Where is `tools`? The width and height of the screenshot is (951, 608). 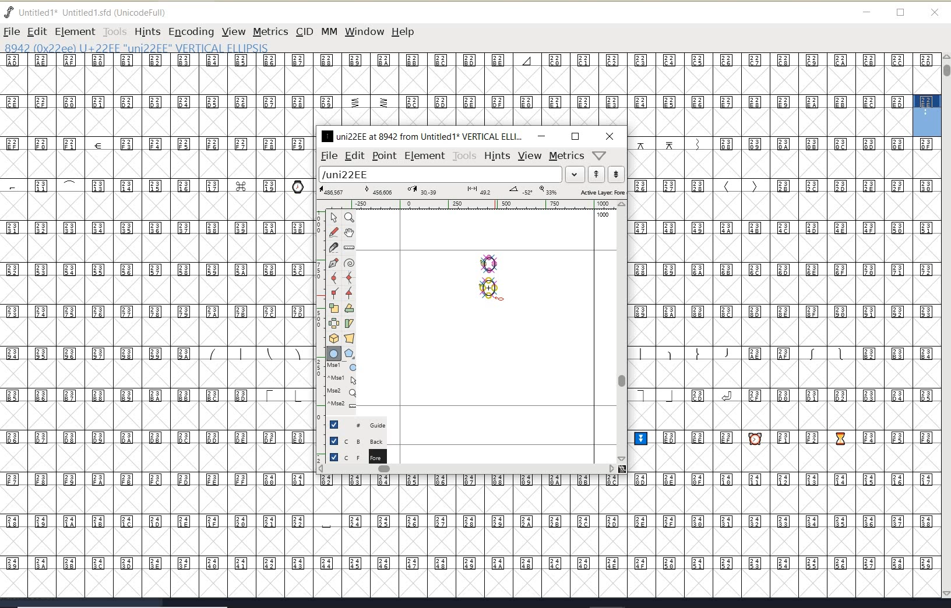
tools is located at coordinates (465, 156).